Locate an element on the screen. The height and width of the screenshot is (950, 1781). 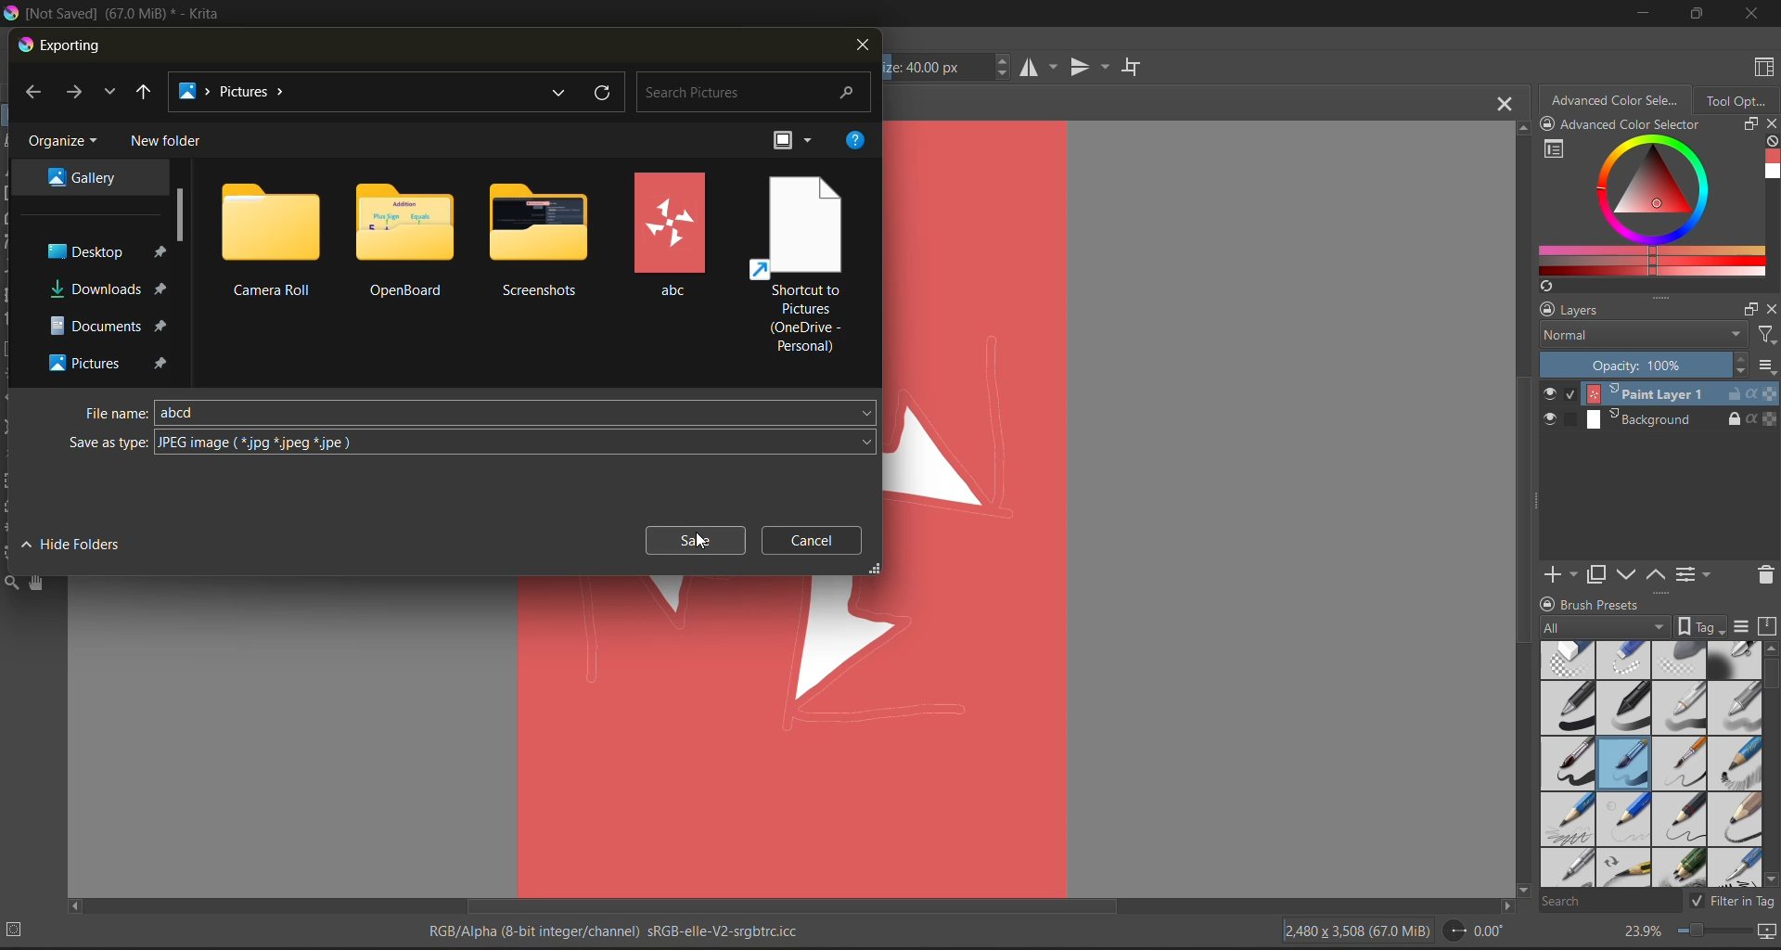
horizontal scroll bar is located at coordinates (796, 905).